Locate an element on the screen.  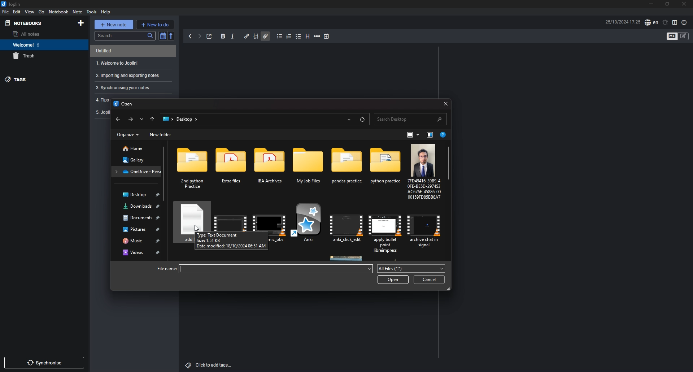
attach file is located at coordinates (265, 36).